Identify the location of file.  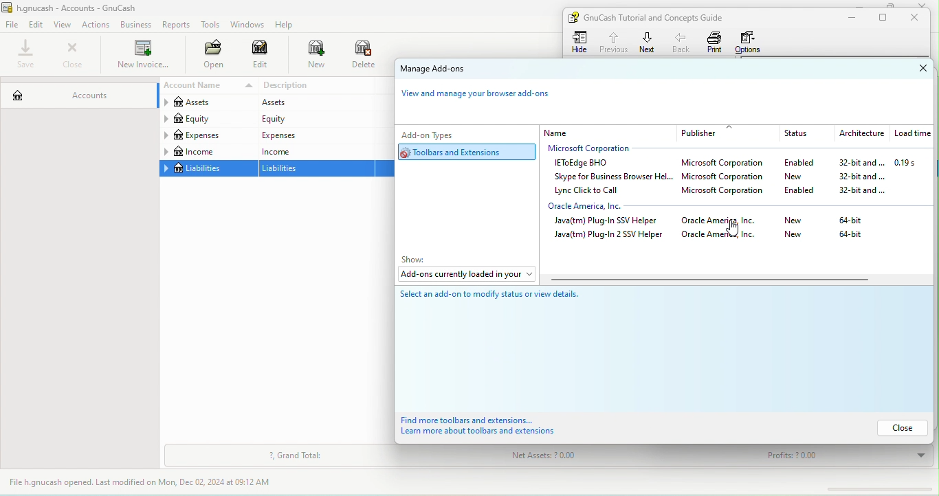
(12, 25).